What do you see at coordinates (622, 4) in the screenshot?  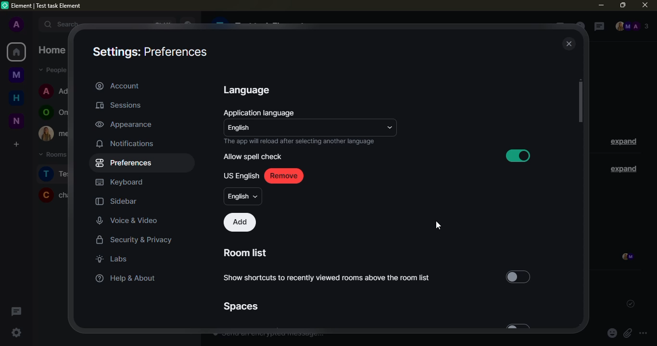 I see `maximize` at bounding box center [622, 4].